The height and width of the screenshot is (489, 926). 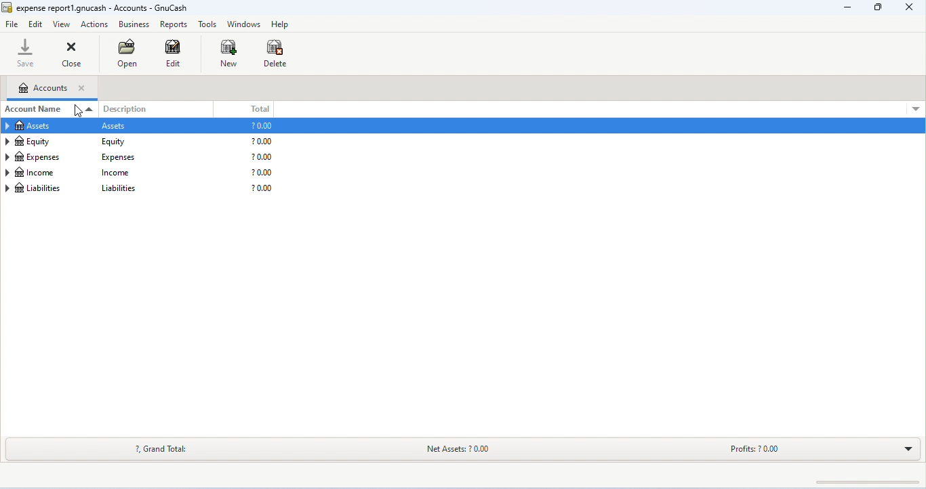 I want to click on income, so click(x=38, y=173).